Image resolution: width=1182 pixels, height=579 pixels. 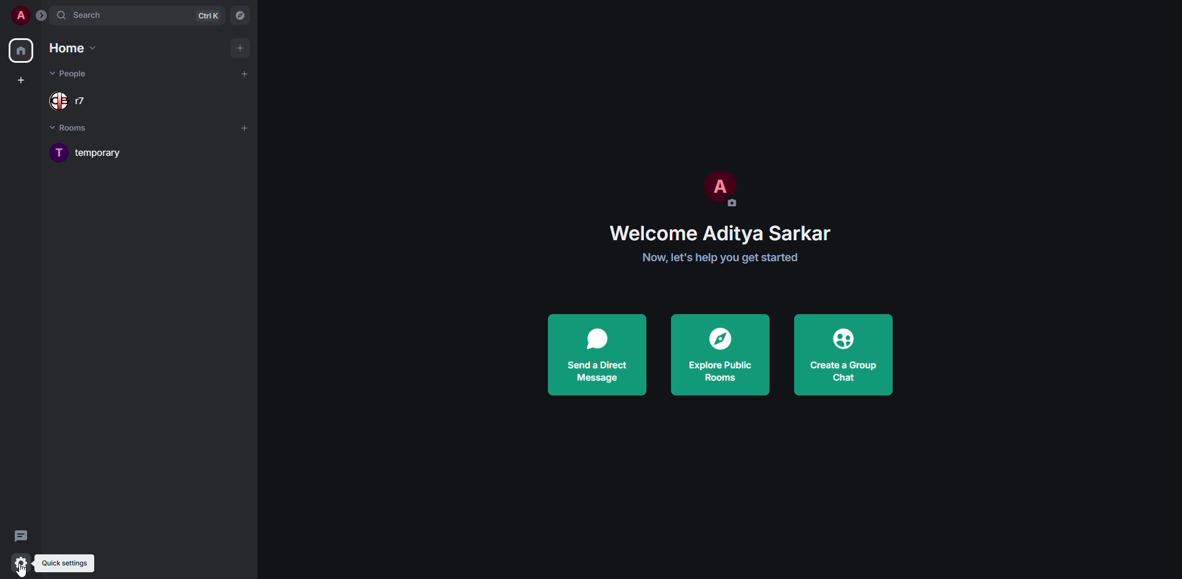 I want to click on people, so click(x=71, y=74).